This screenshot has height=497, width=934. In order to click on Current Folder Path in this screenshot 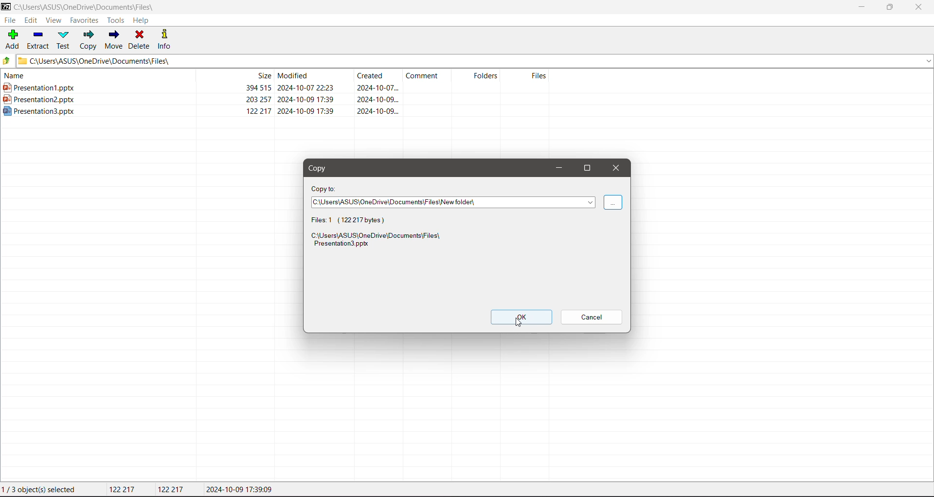, I will do `click(91, 6)`.